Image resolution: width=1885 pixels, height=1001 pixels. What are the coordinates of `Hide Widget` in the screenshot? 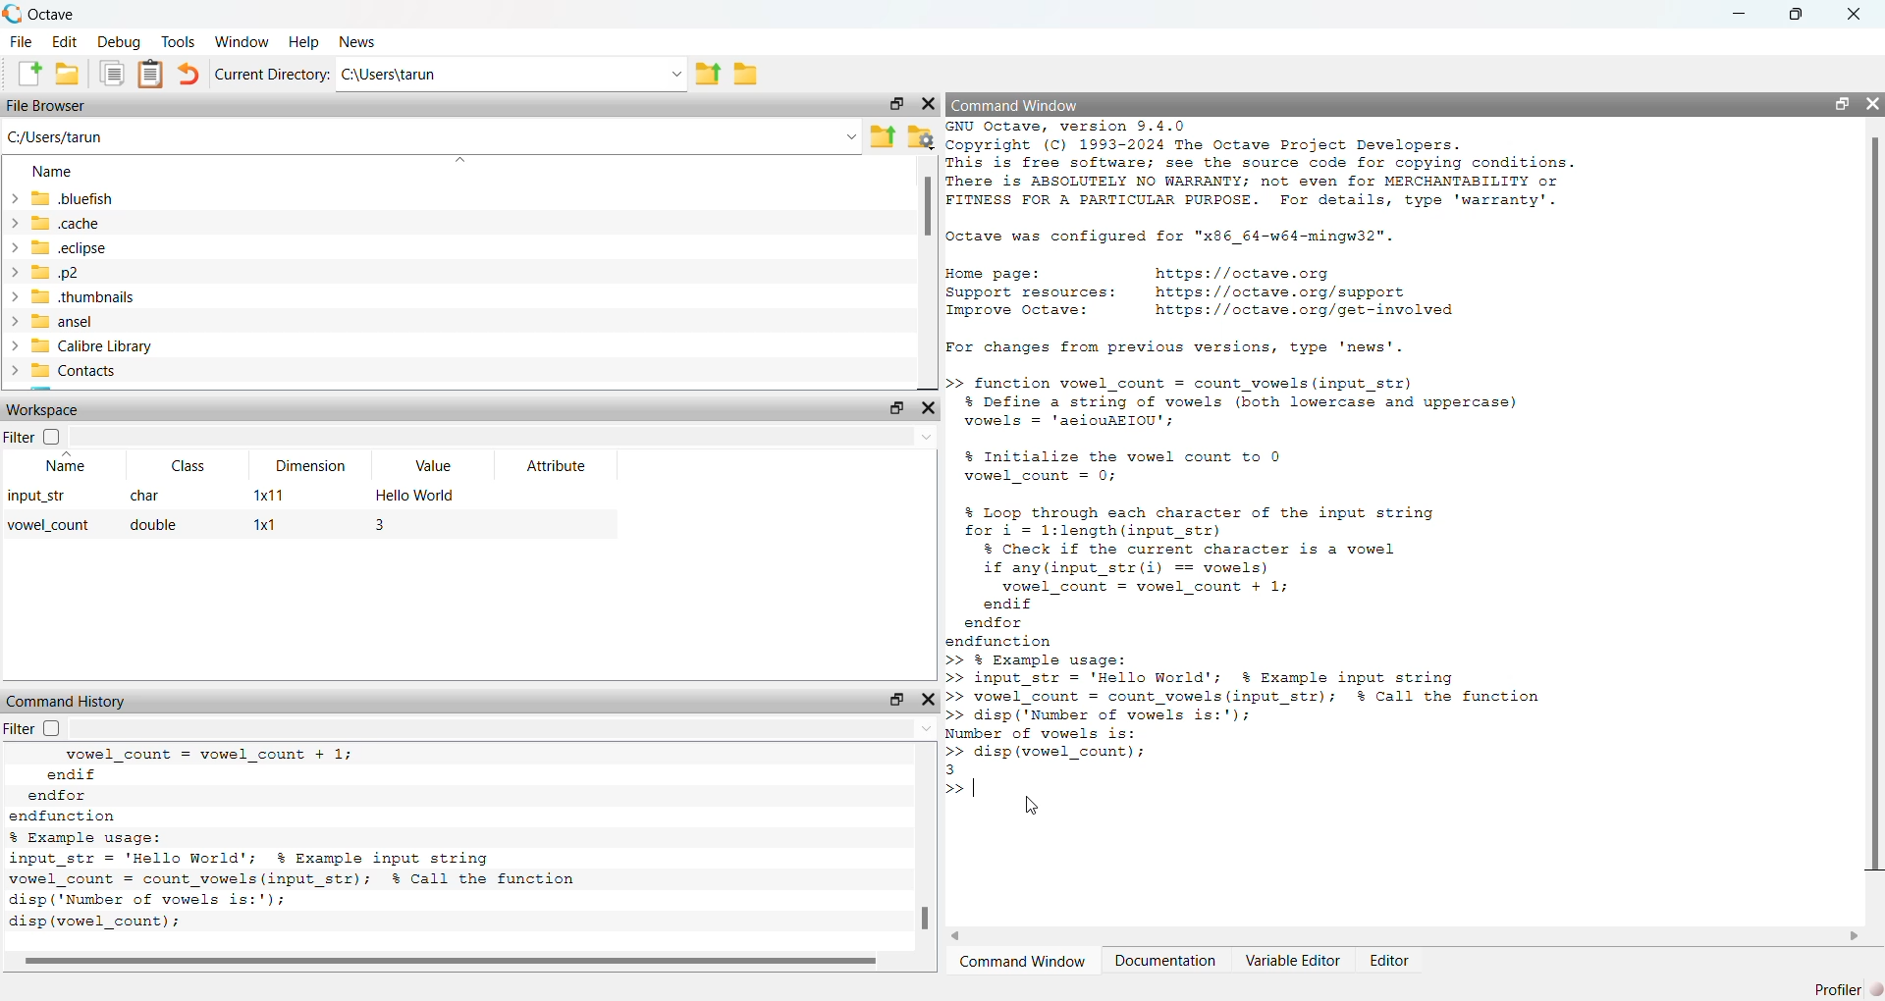 It's located at (929, 699).